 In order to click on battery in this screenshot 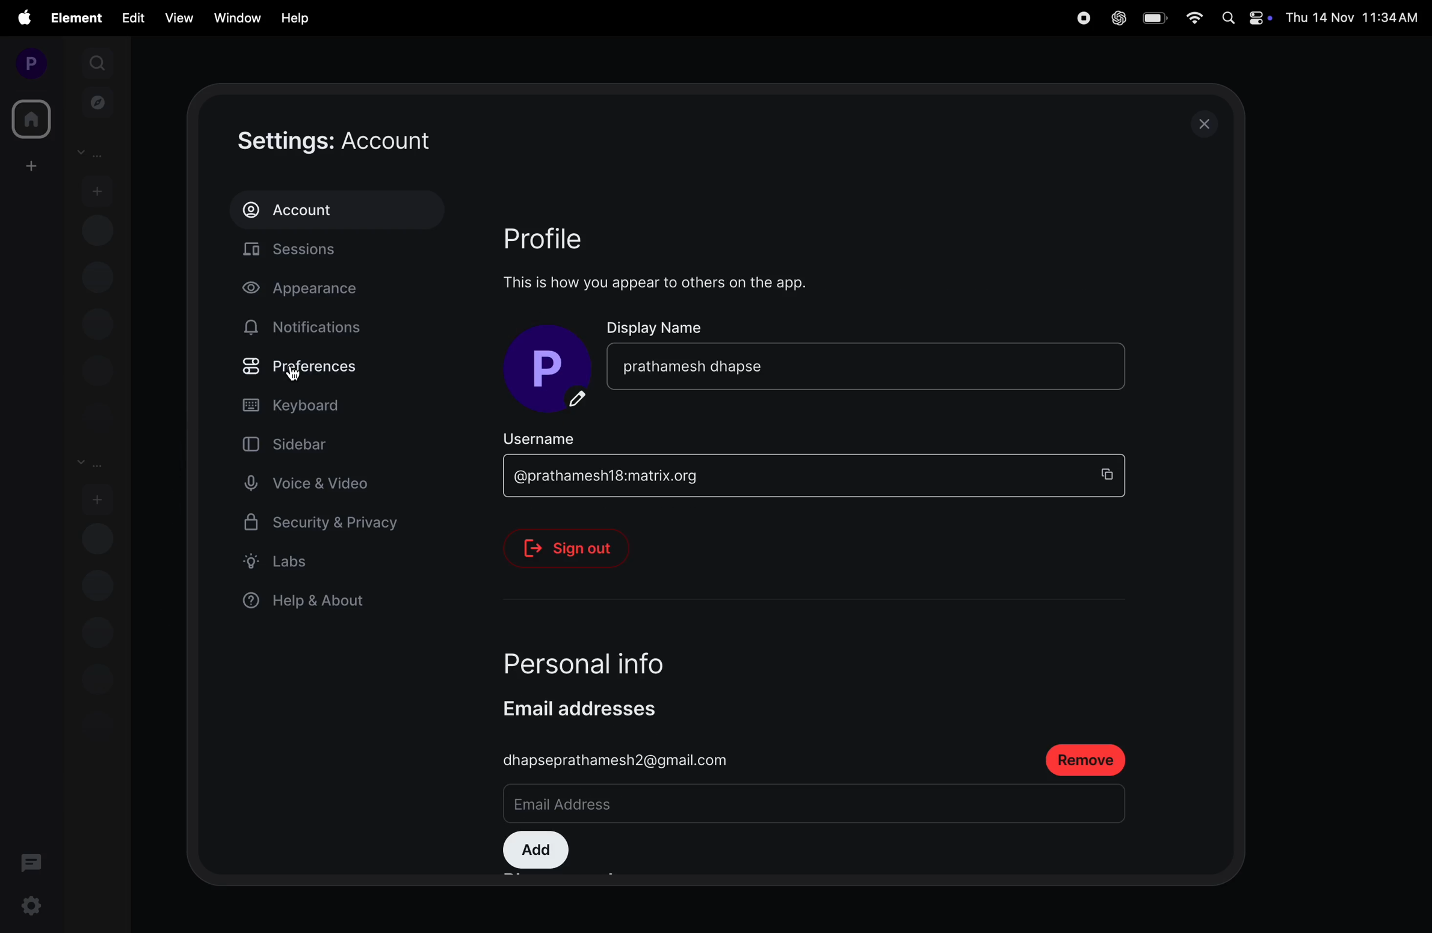, I will do `click(1153, 18)`.